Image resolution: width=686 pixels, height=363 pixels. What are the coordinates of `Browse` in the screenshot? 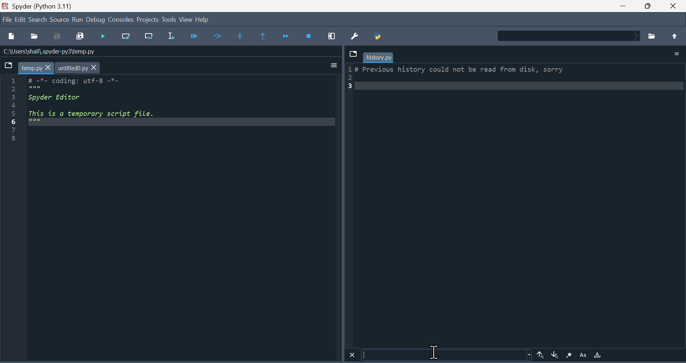 It's located at (654, 35).